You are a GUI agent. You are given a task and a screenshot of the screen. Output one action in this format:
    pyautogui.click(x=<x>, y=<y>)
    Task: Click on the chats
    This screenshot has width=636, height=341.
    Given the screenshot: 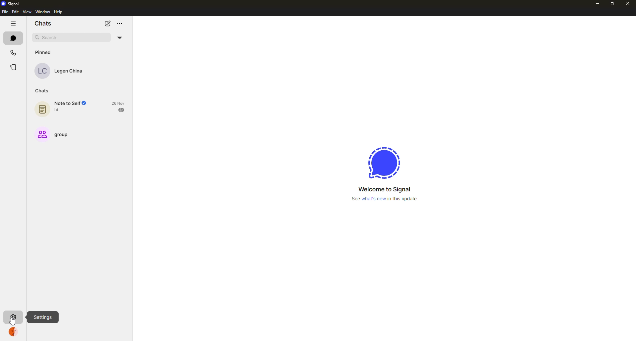 What is the action you would take?
    pyautogui.click(x=13, y=38)
    